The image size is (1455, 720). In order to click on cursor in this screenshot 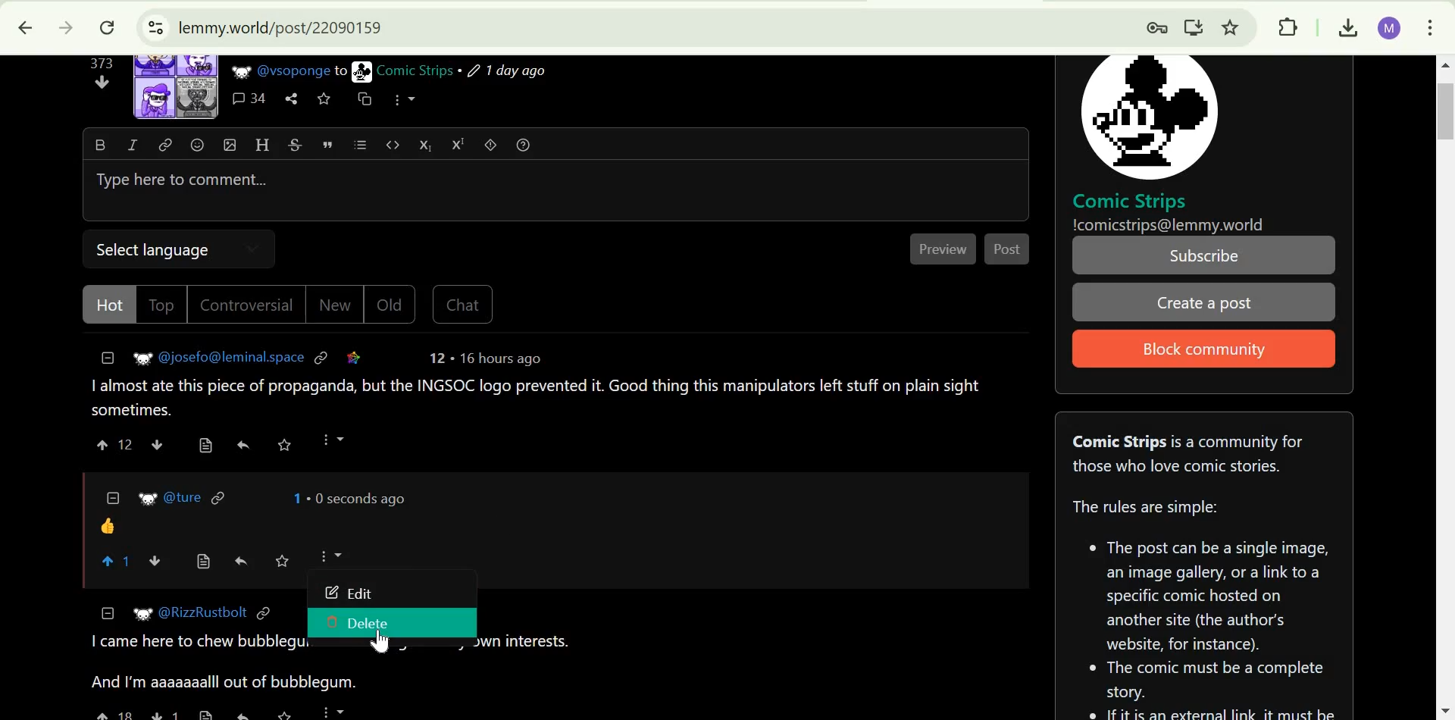, I will do `click(379, 643)`.